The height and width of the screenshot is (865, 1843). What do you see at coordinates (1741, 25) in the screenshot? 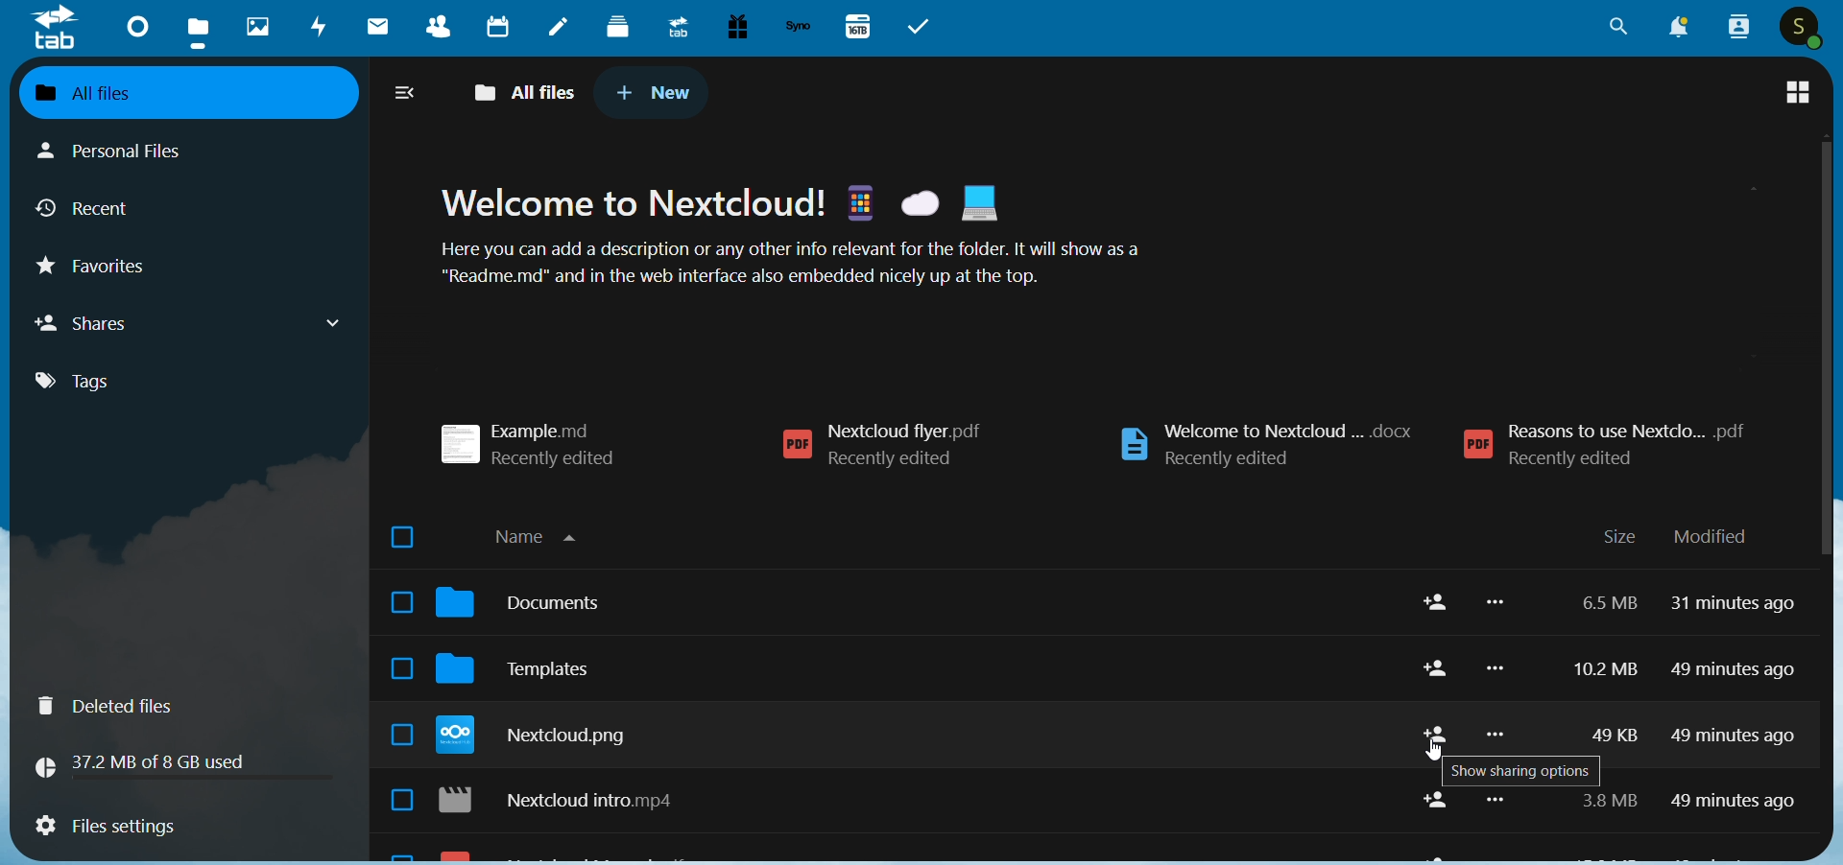
I see `people` at bounding box center [1741, 25].